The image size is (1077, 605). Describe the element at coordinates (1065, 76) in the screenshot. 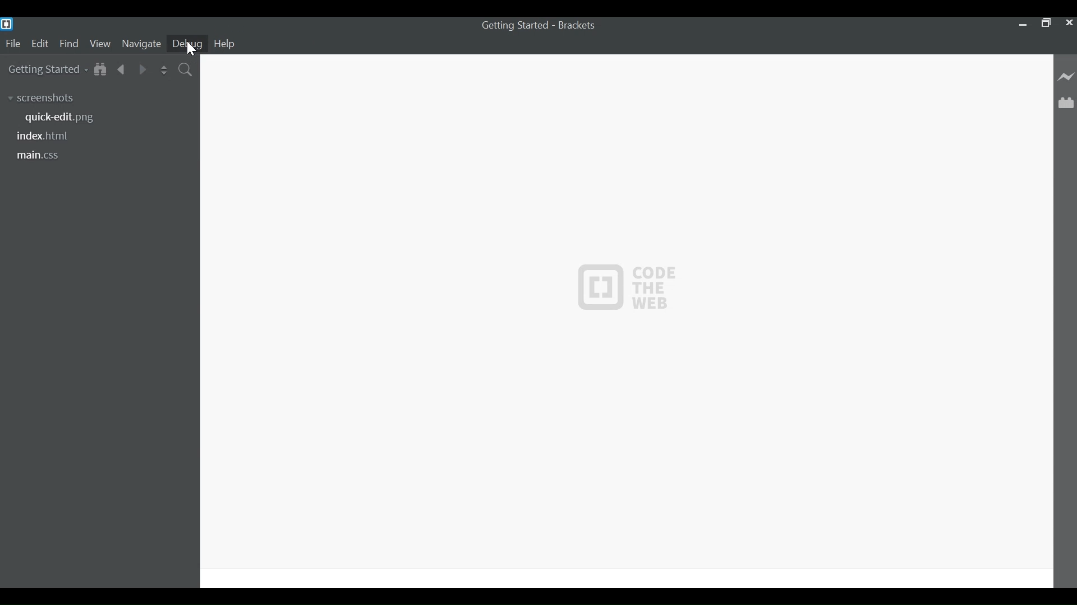

I see `Live Preview` at that location.